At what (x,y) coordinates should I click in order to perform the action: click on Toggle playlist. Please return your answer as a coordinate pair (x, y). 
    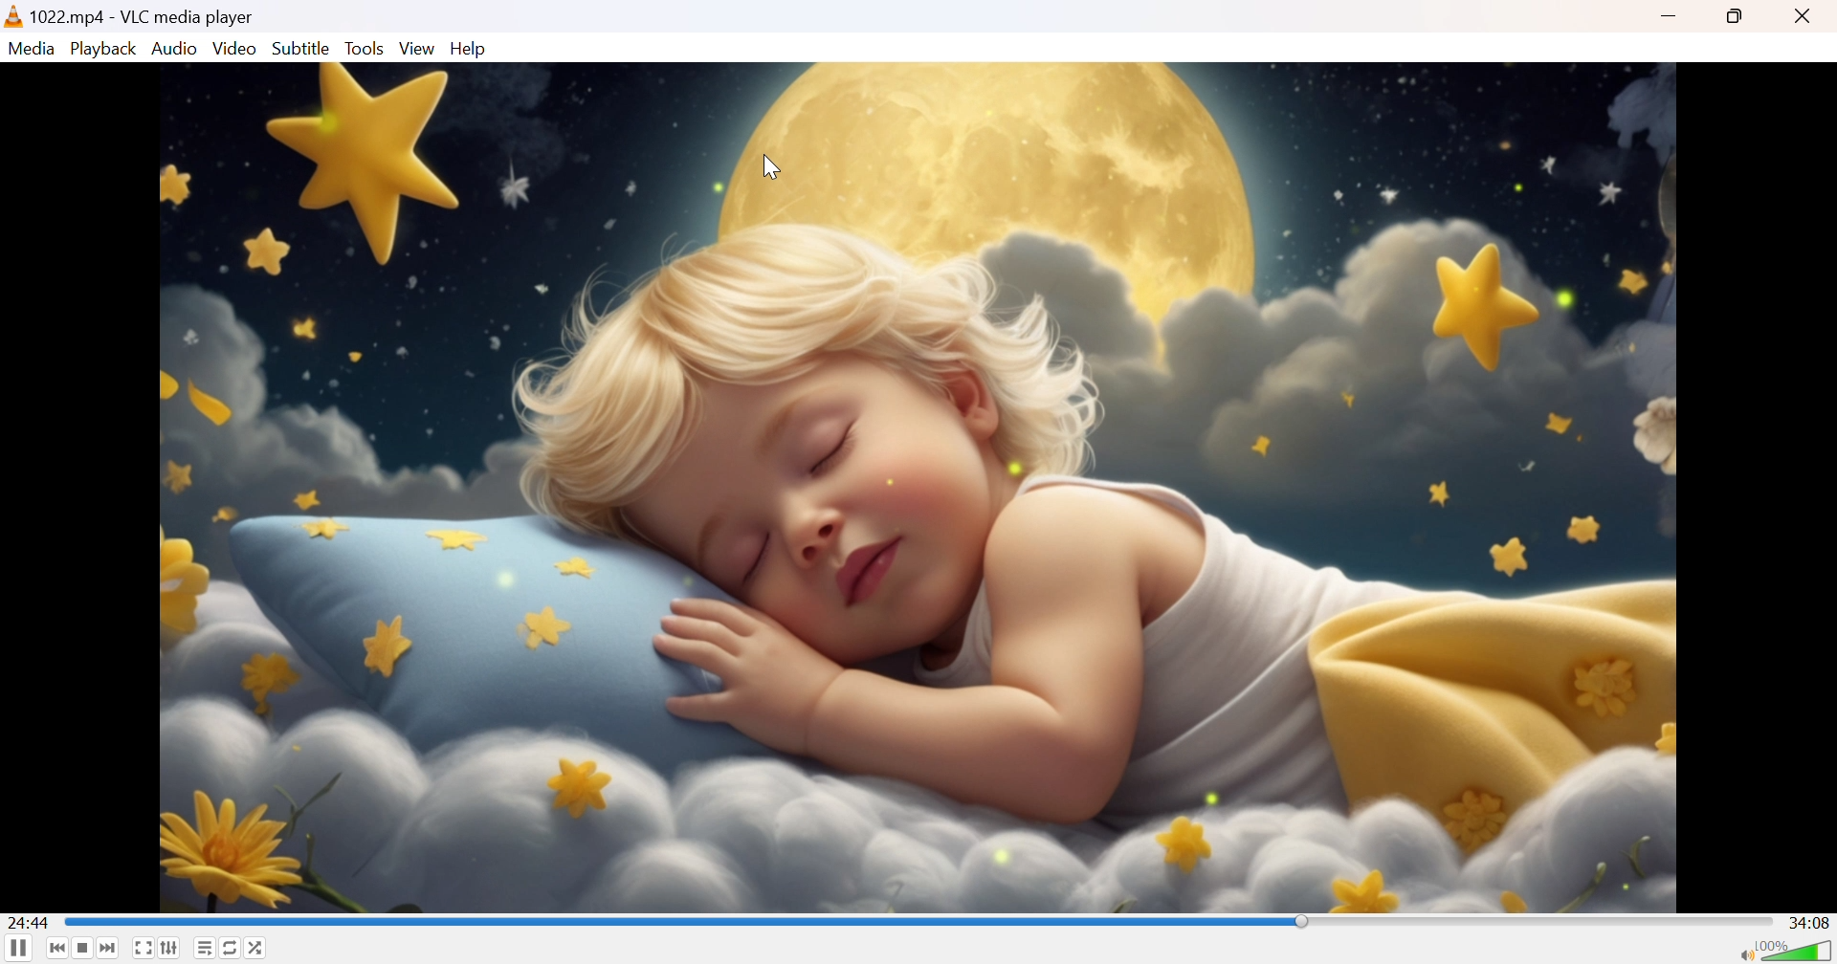
    Looking at the image, I should click on (206, 949).